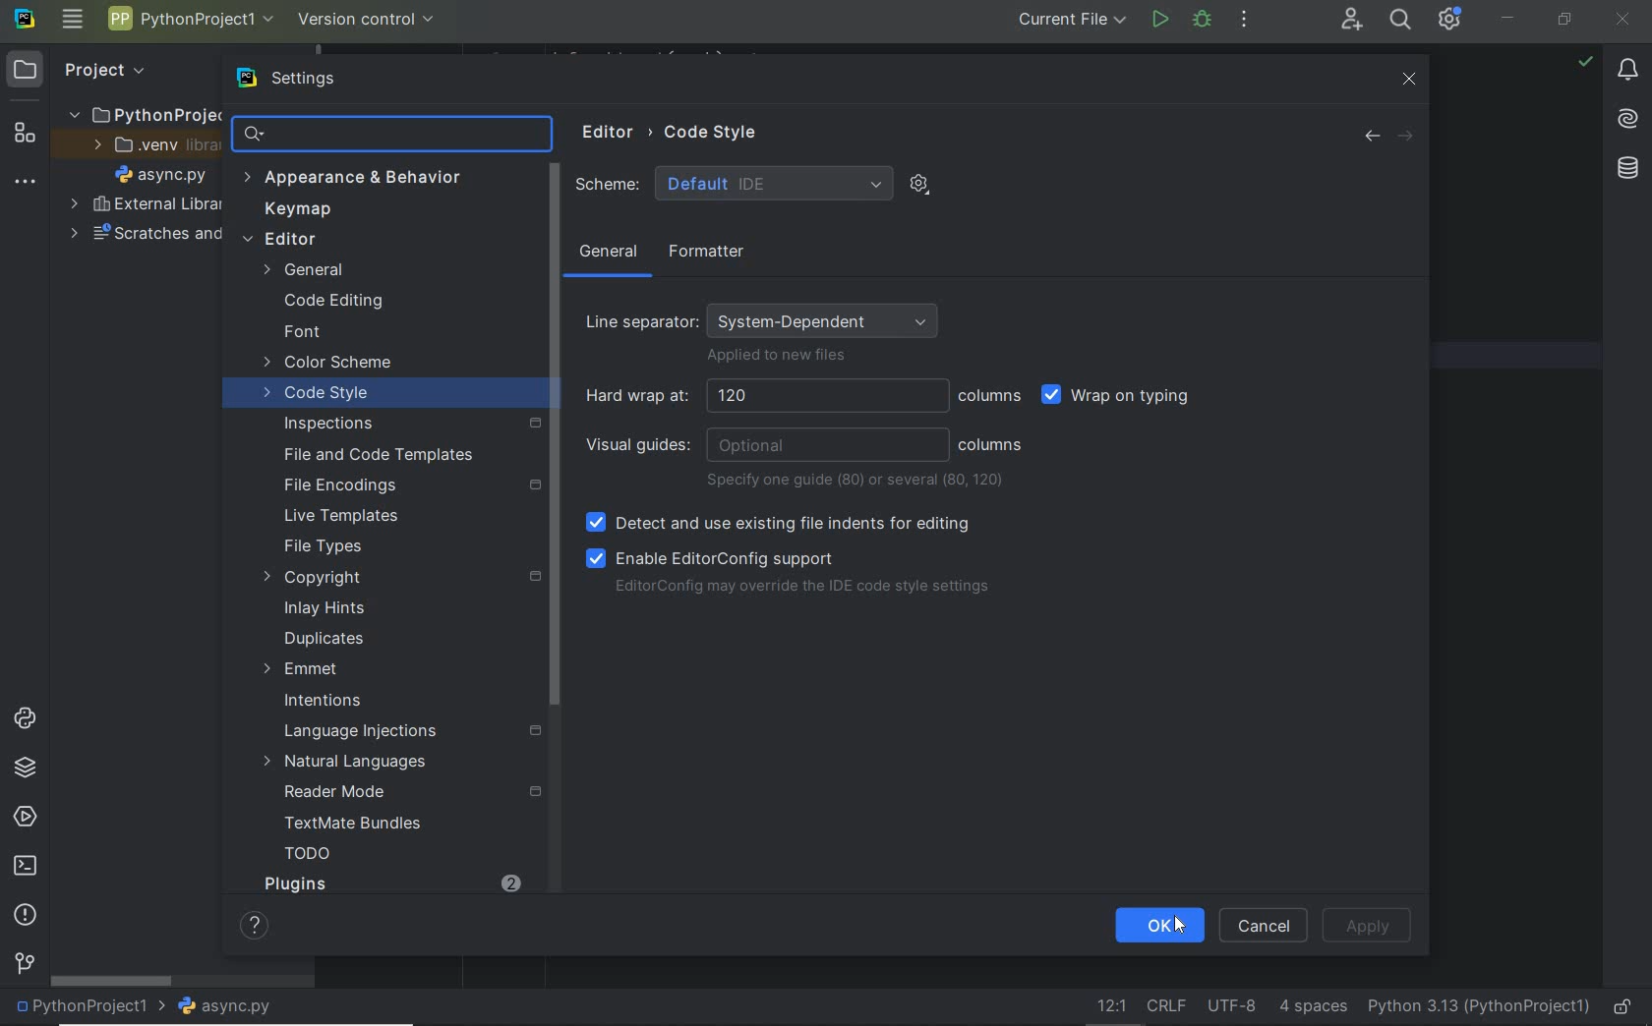 The width and height of the screenshot is (1652, 1026). Describe the element at coordinates (1122, 398) in the screenshot. I see `wrap on typing` at that location.